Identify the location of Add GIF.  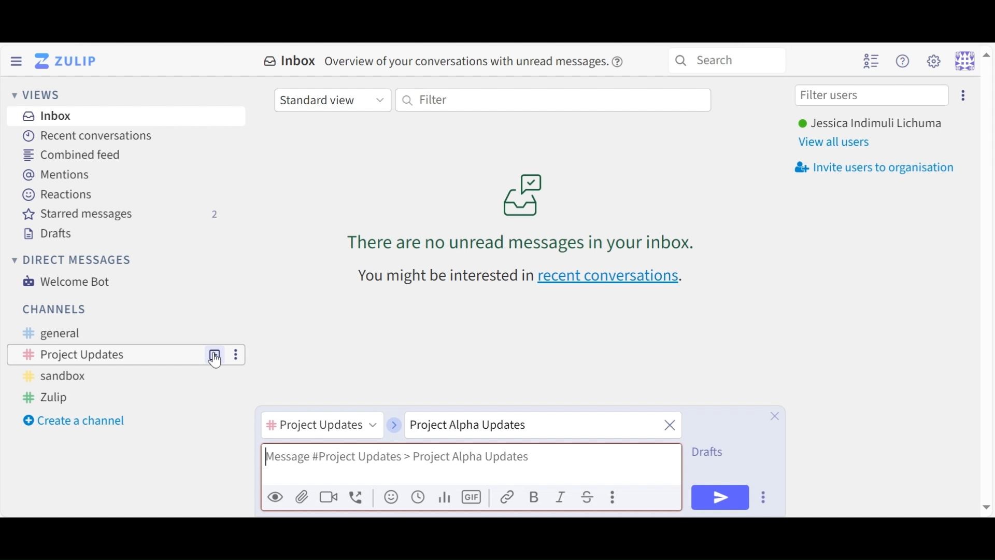
(472, 497).